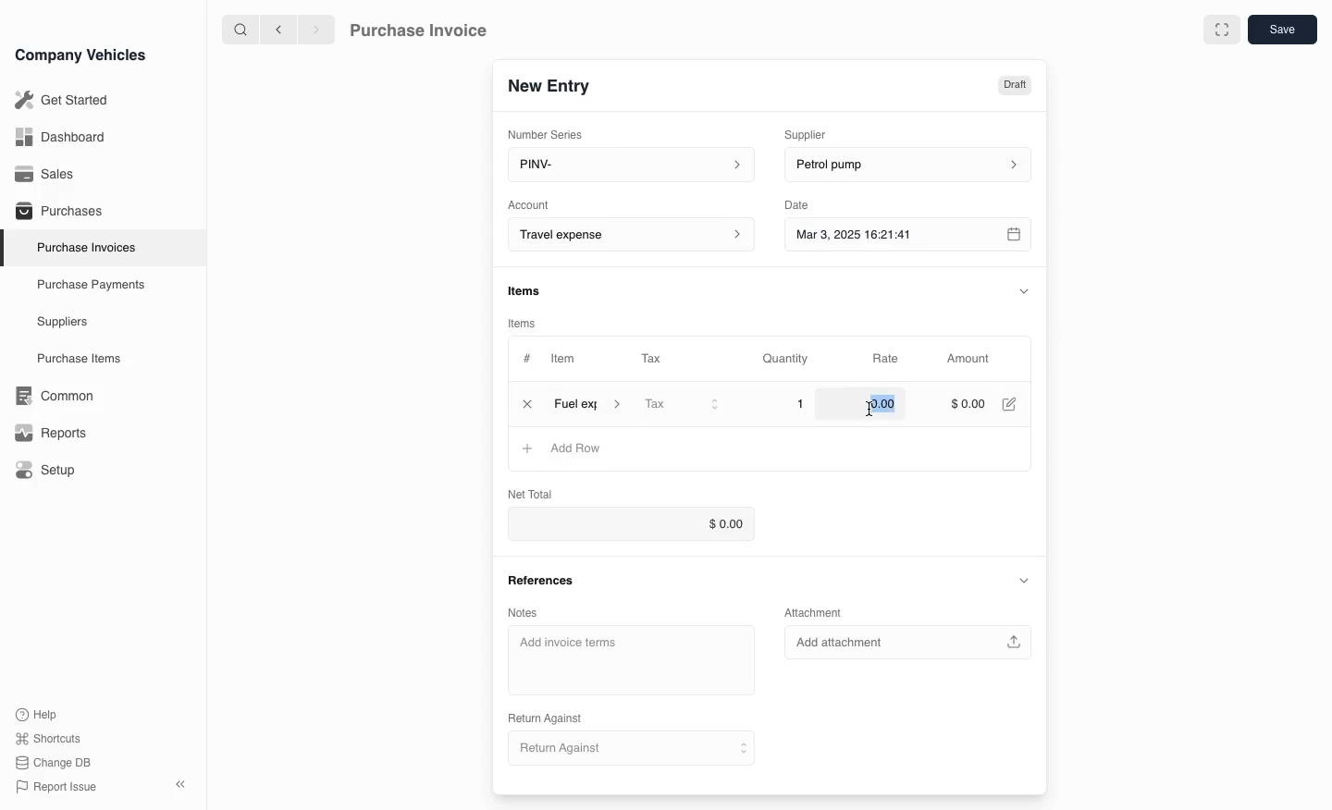  Describe the element at coordinates (55, 763) in the screenshot. I see `change DB` at that location.